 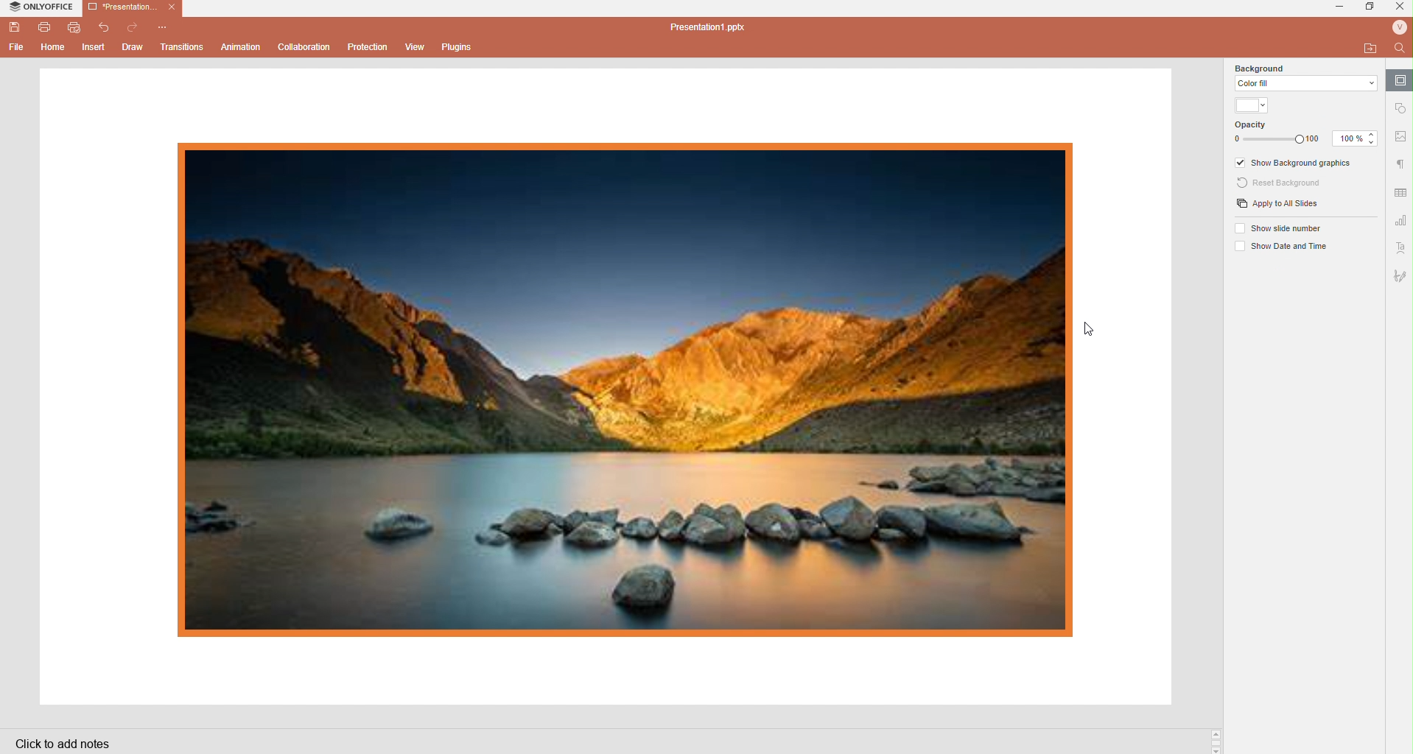 What do you see at coordinates (1344, 137) in the screenshot?
I see `100%` at bounding box center [1344, 137].